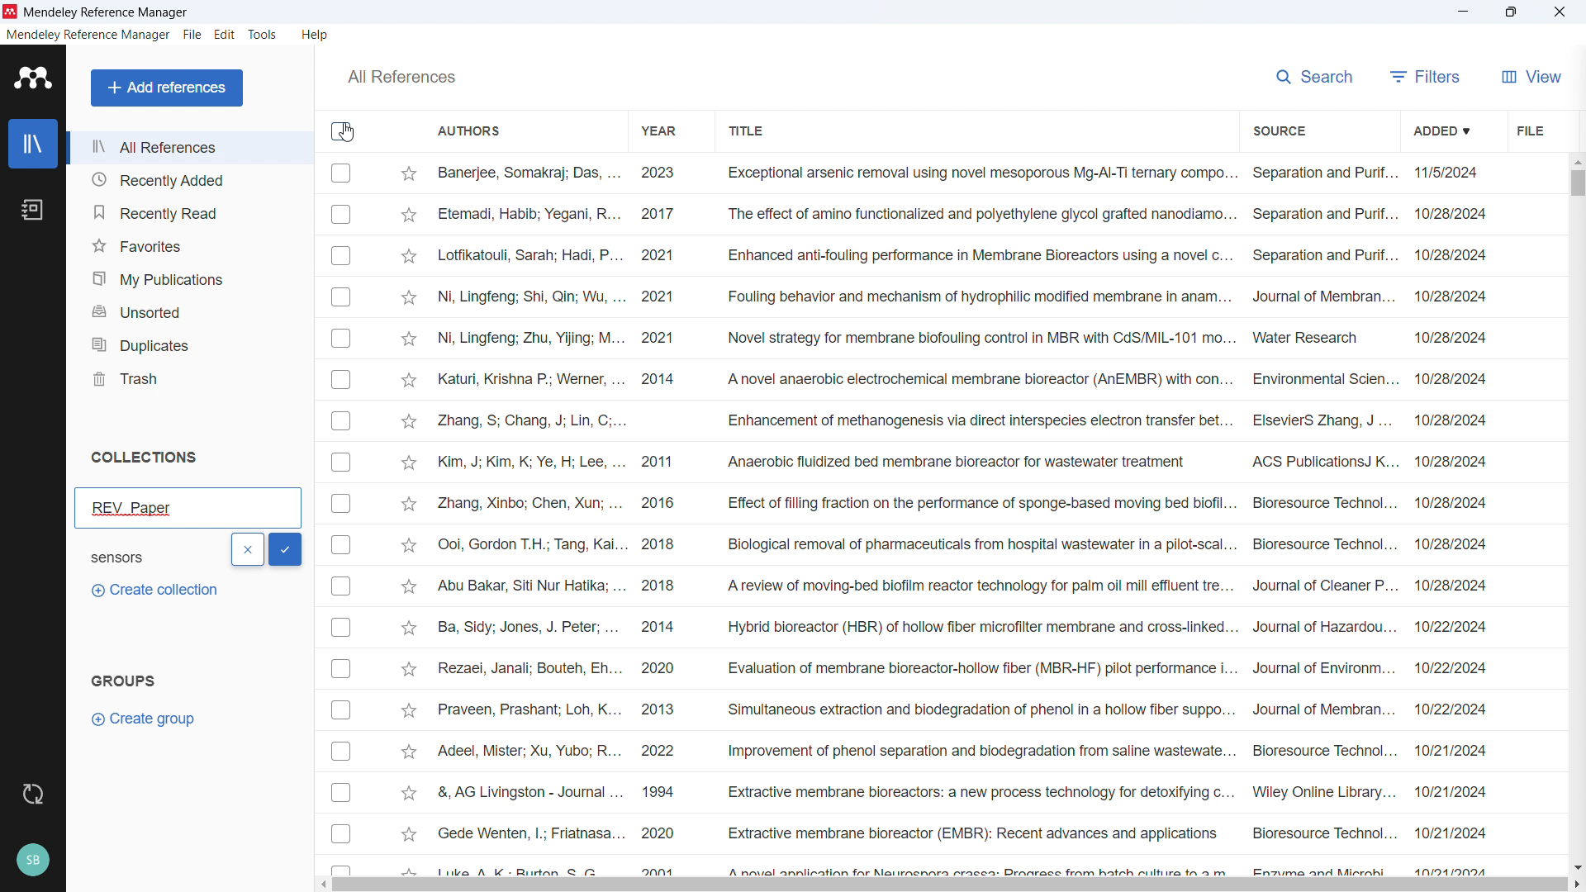  I want to click on edit, so click(224, 36).